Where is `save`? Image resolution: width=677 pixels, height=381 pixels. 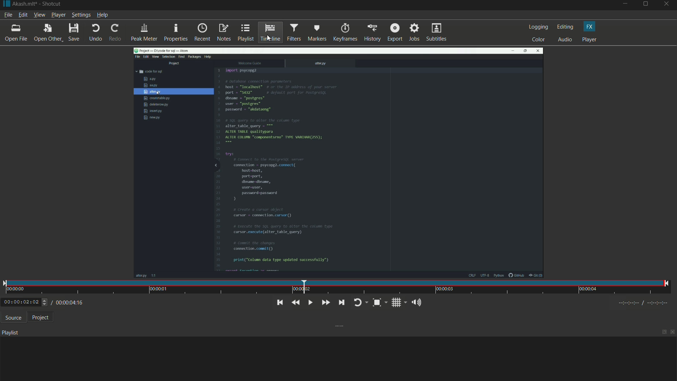 save is located at coordinates (73, 32).